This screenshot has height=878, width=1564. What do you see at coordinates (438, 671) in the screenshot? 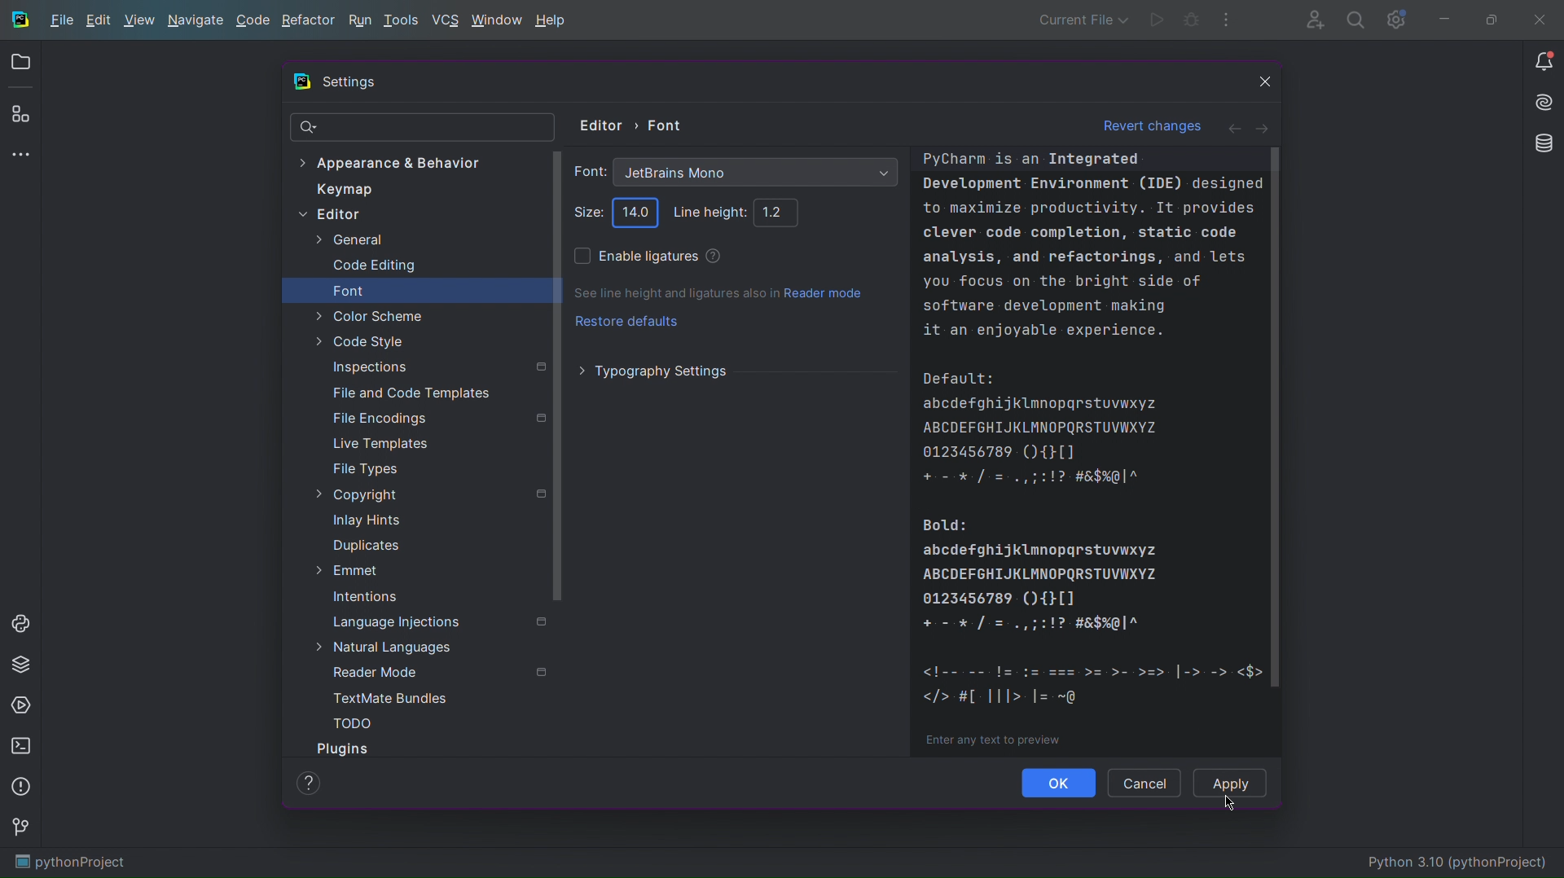
I see `Reader Mode` at bounding box center [438, 671].